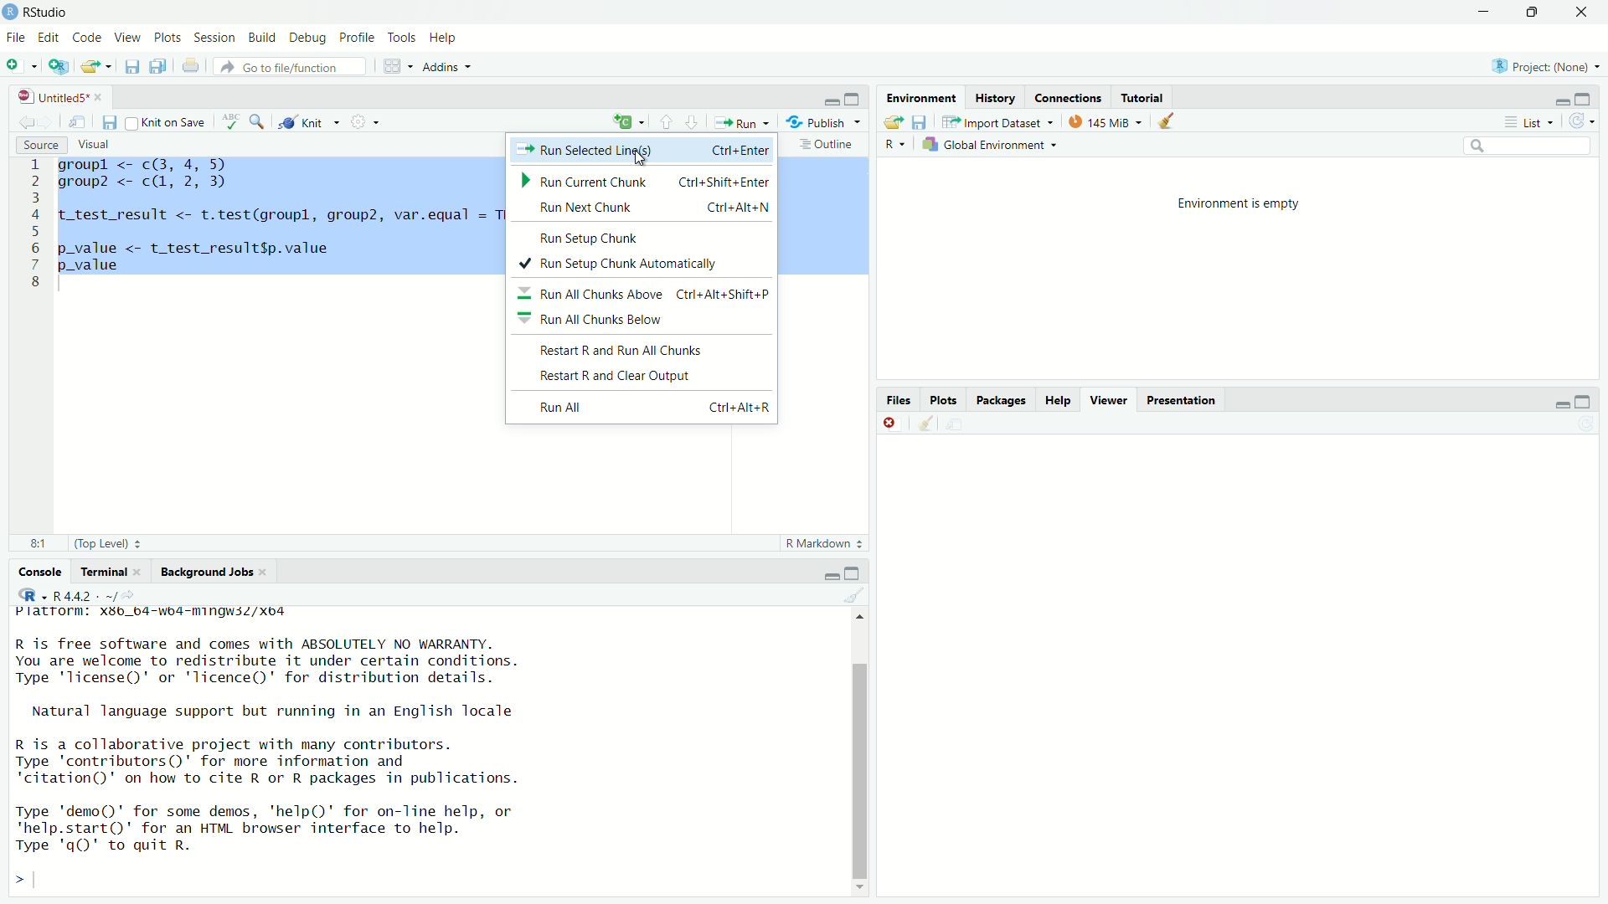  Describe the element at coordinates (997, 121) in the screenshot. I see `Import dataset` at that location.